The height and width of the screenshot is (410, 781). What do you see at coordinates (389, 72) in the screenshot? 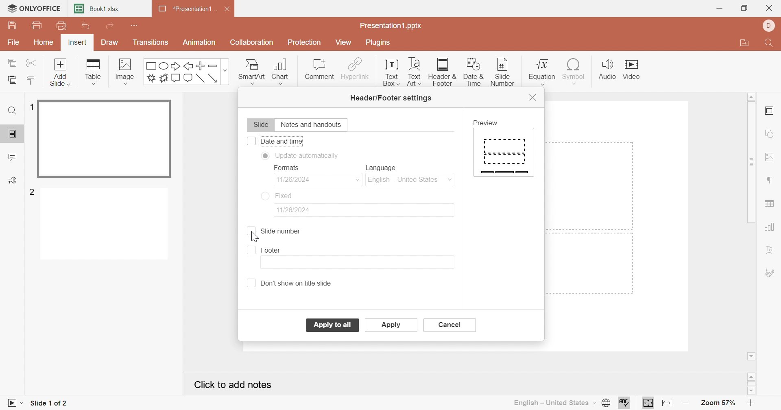
I see `Text Box` at bounding box center [389, 72].